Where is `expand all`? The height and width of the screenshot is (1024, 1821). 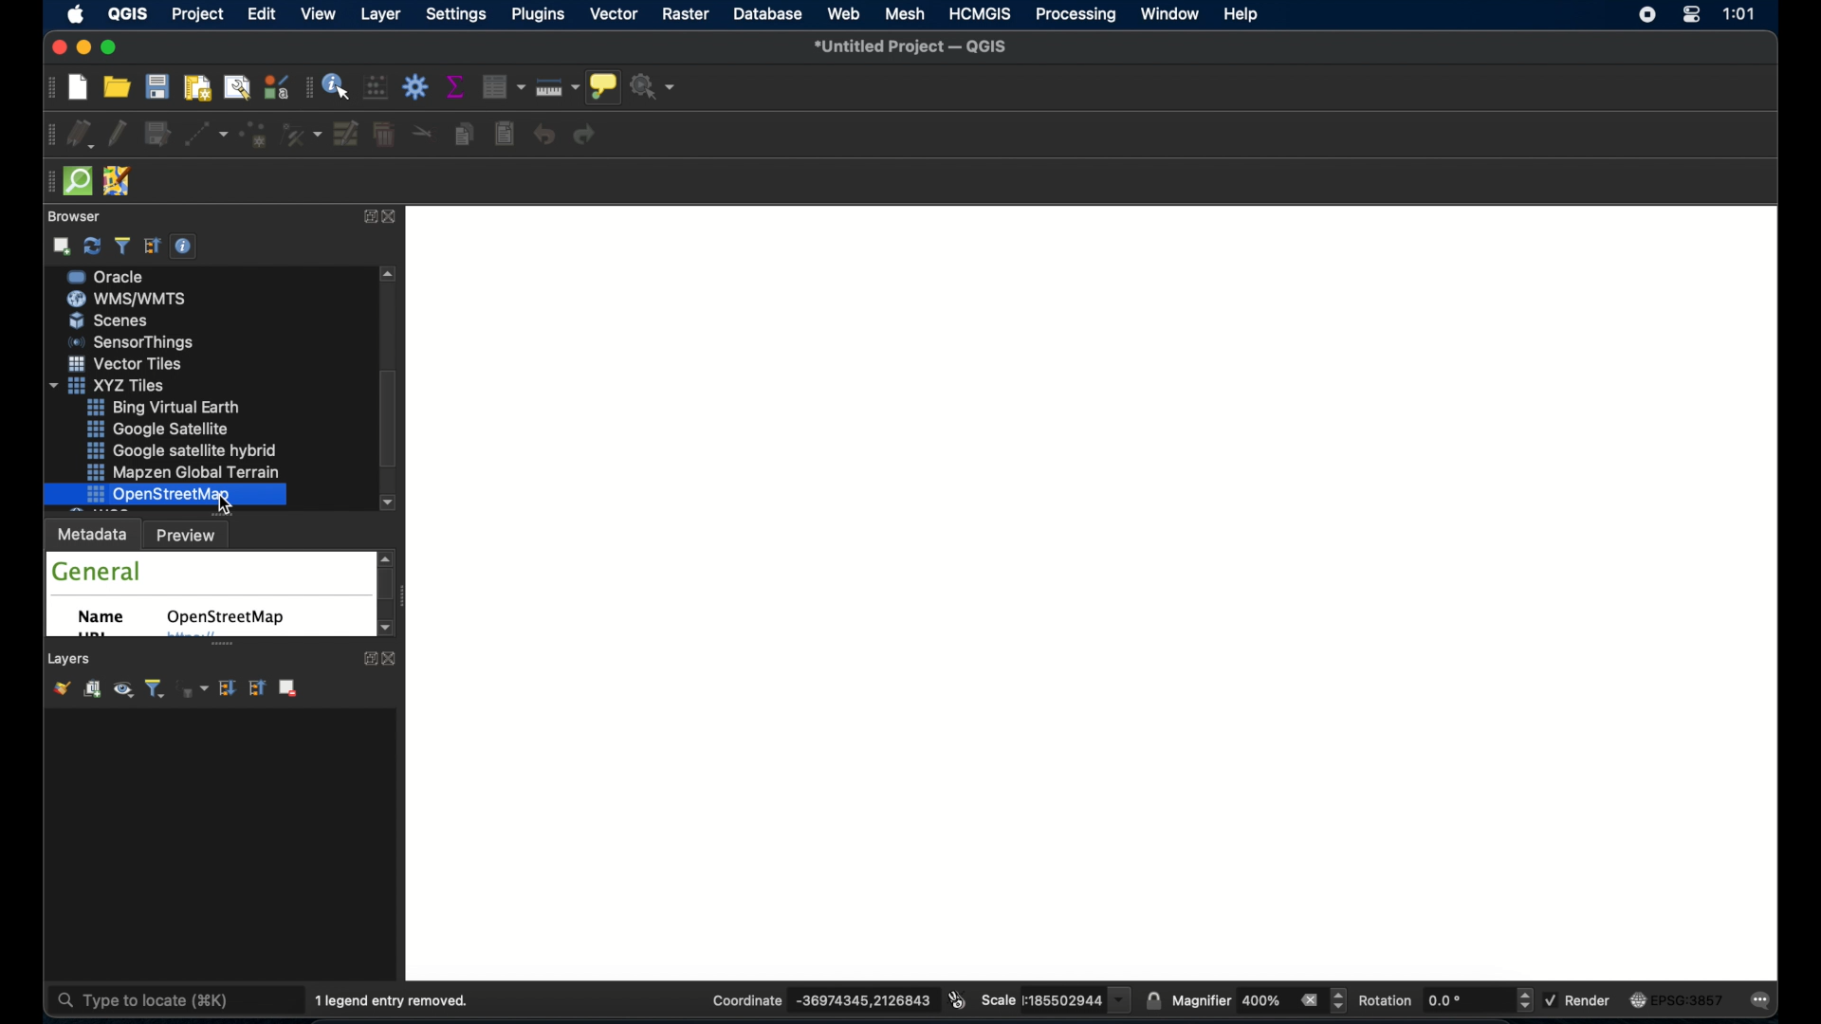
expand all is located at coordinates (228, 688).